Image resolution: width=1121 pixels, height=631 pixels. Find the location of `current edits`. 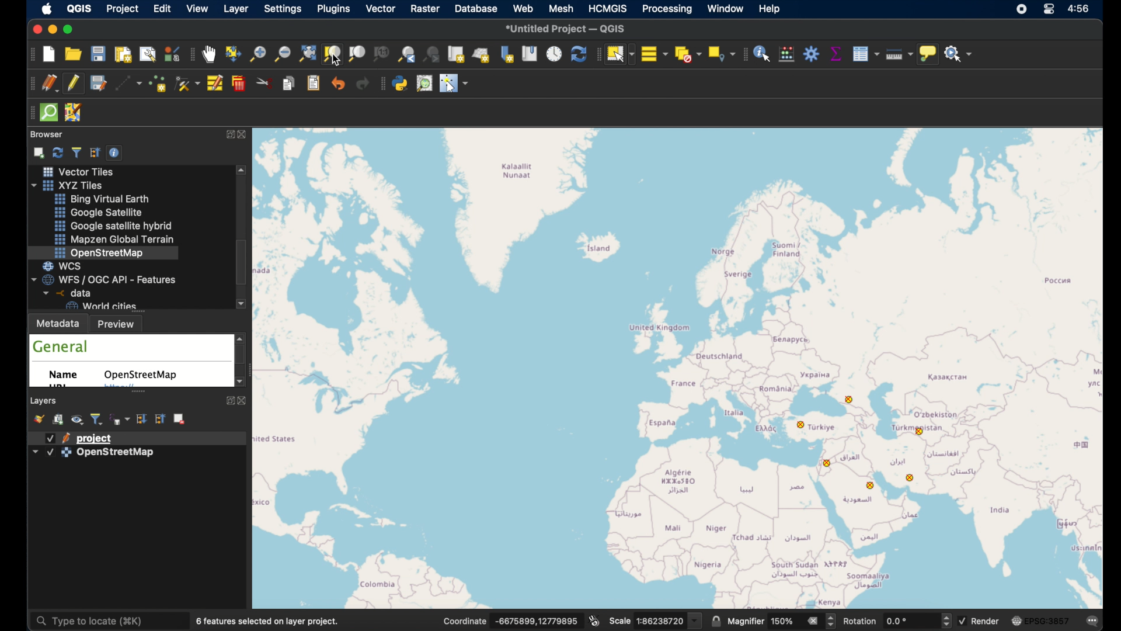

current edits is located at coordinates (50, 84).